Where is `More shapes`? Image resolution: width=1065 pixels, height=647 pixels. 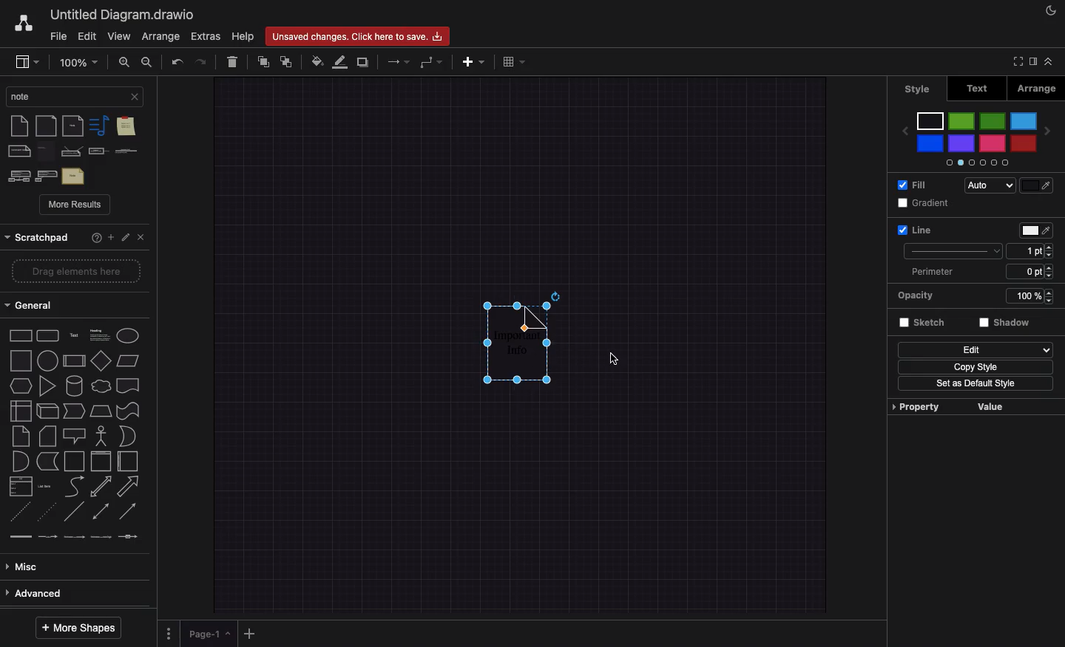 More shapes is located at coordinates (84, 629).